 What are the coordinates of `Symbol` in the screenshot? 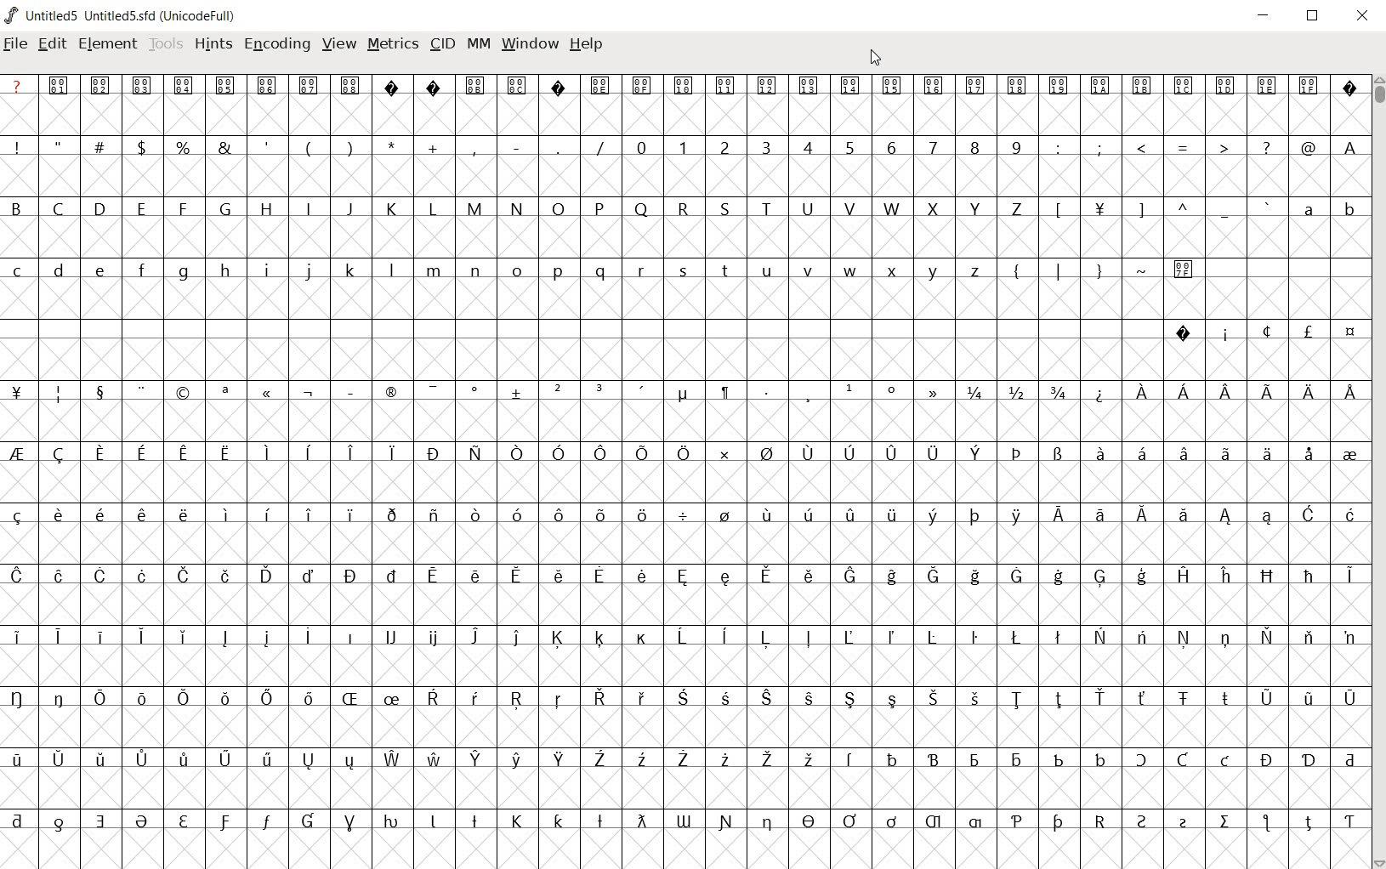 It's located at (1309, 820).